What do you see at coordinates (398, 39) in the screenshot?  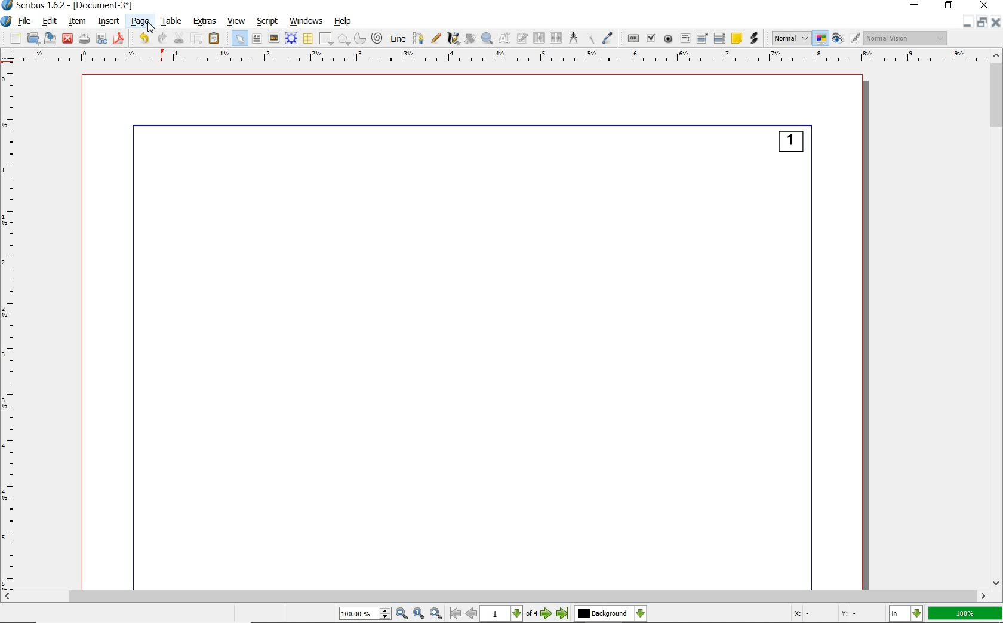 I see `line` at bounding box center [398, 39].